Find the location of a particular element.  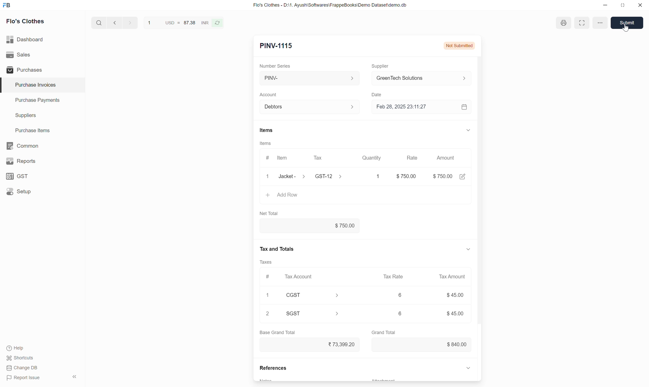

# Item is located at coordinates (278, 158).